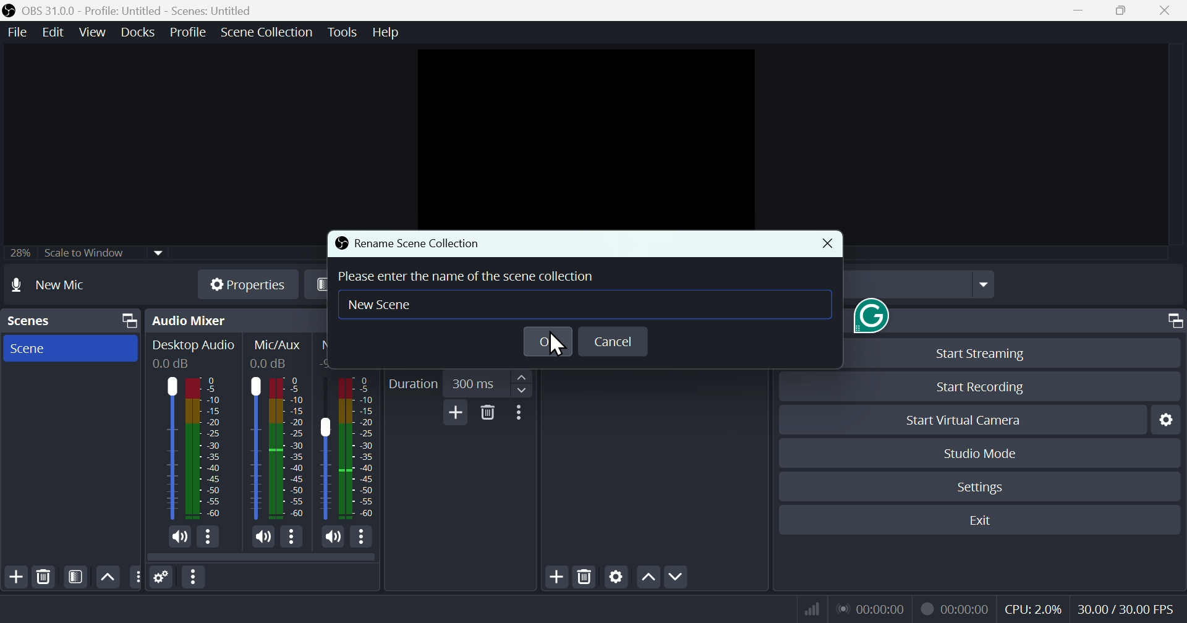  Describe the element at coordinates (359, 449) in the screenshot. I see `New Mic` at that location.